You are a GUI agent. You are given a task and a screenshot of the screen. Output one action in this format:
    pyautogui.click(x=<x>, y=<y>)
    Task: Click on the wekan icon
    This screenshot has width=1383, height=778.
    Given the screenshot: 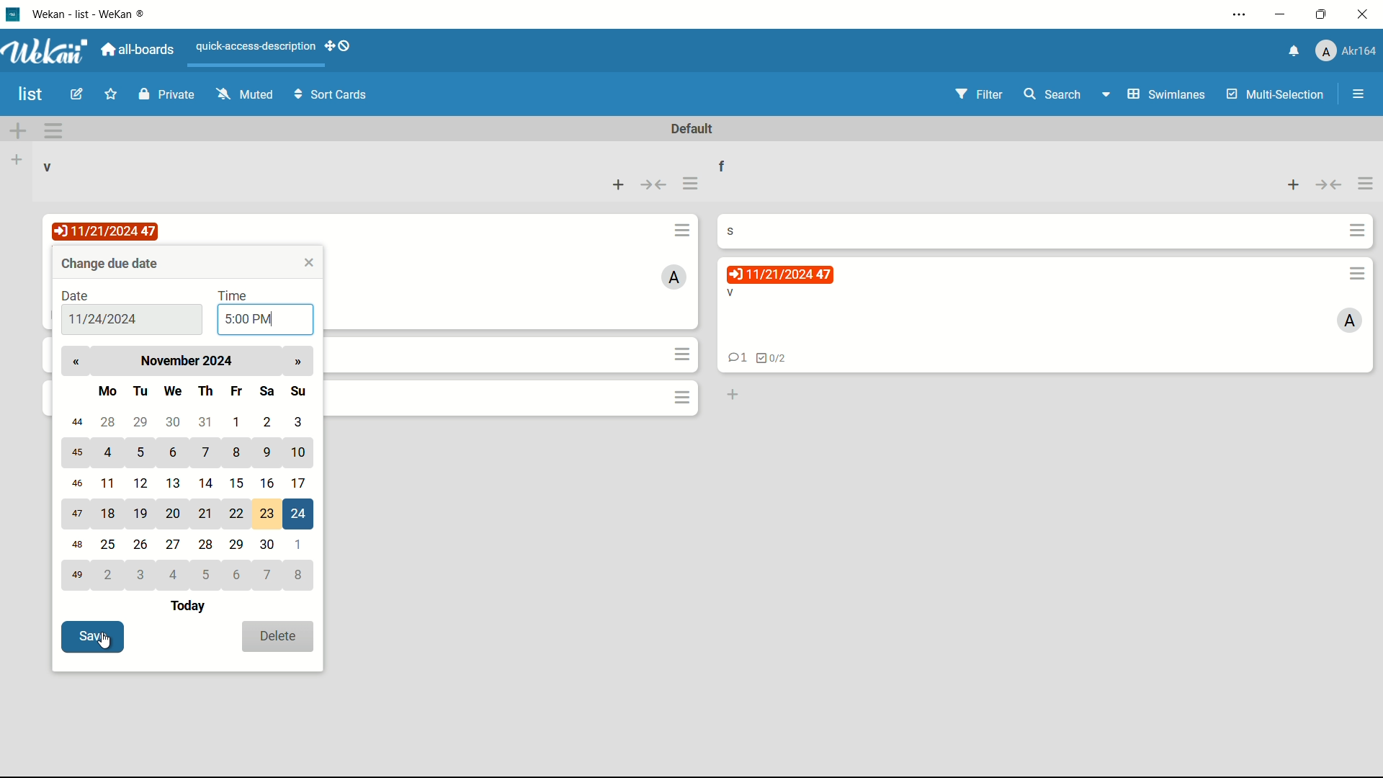 What is the action you would take?
    pyautogui.click(x=18, y=14)
    